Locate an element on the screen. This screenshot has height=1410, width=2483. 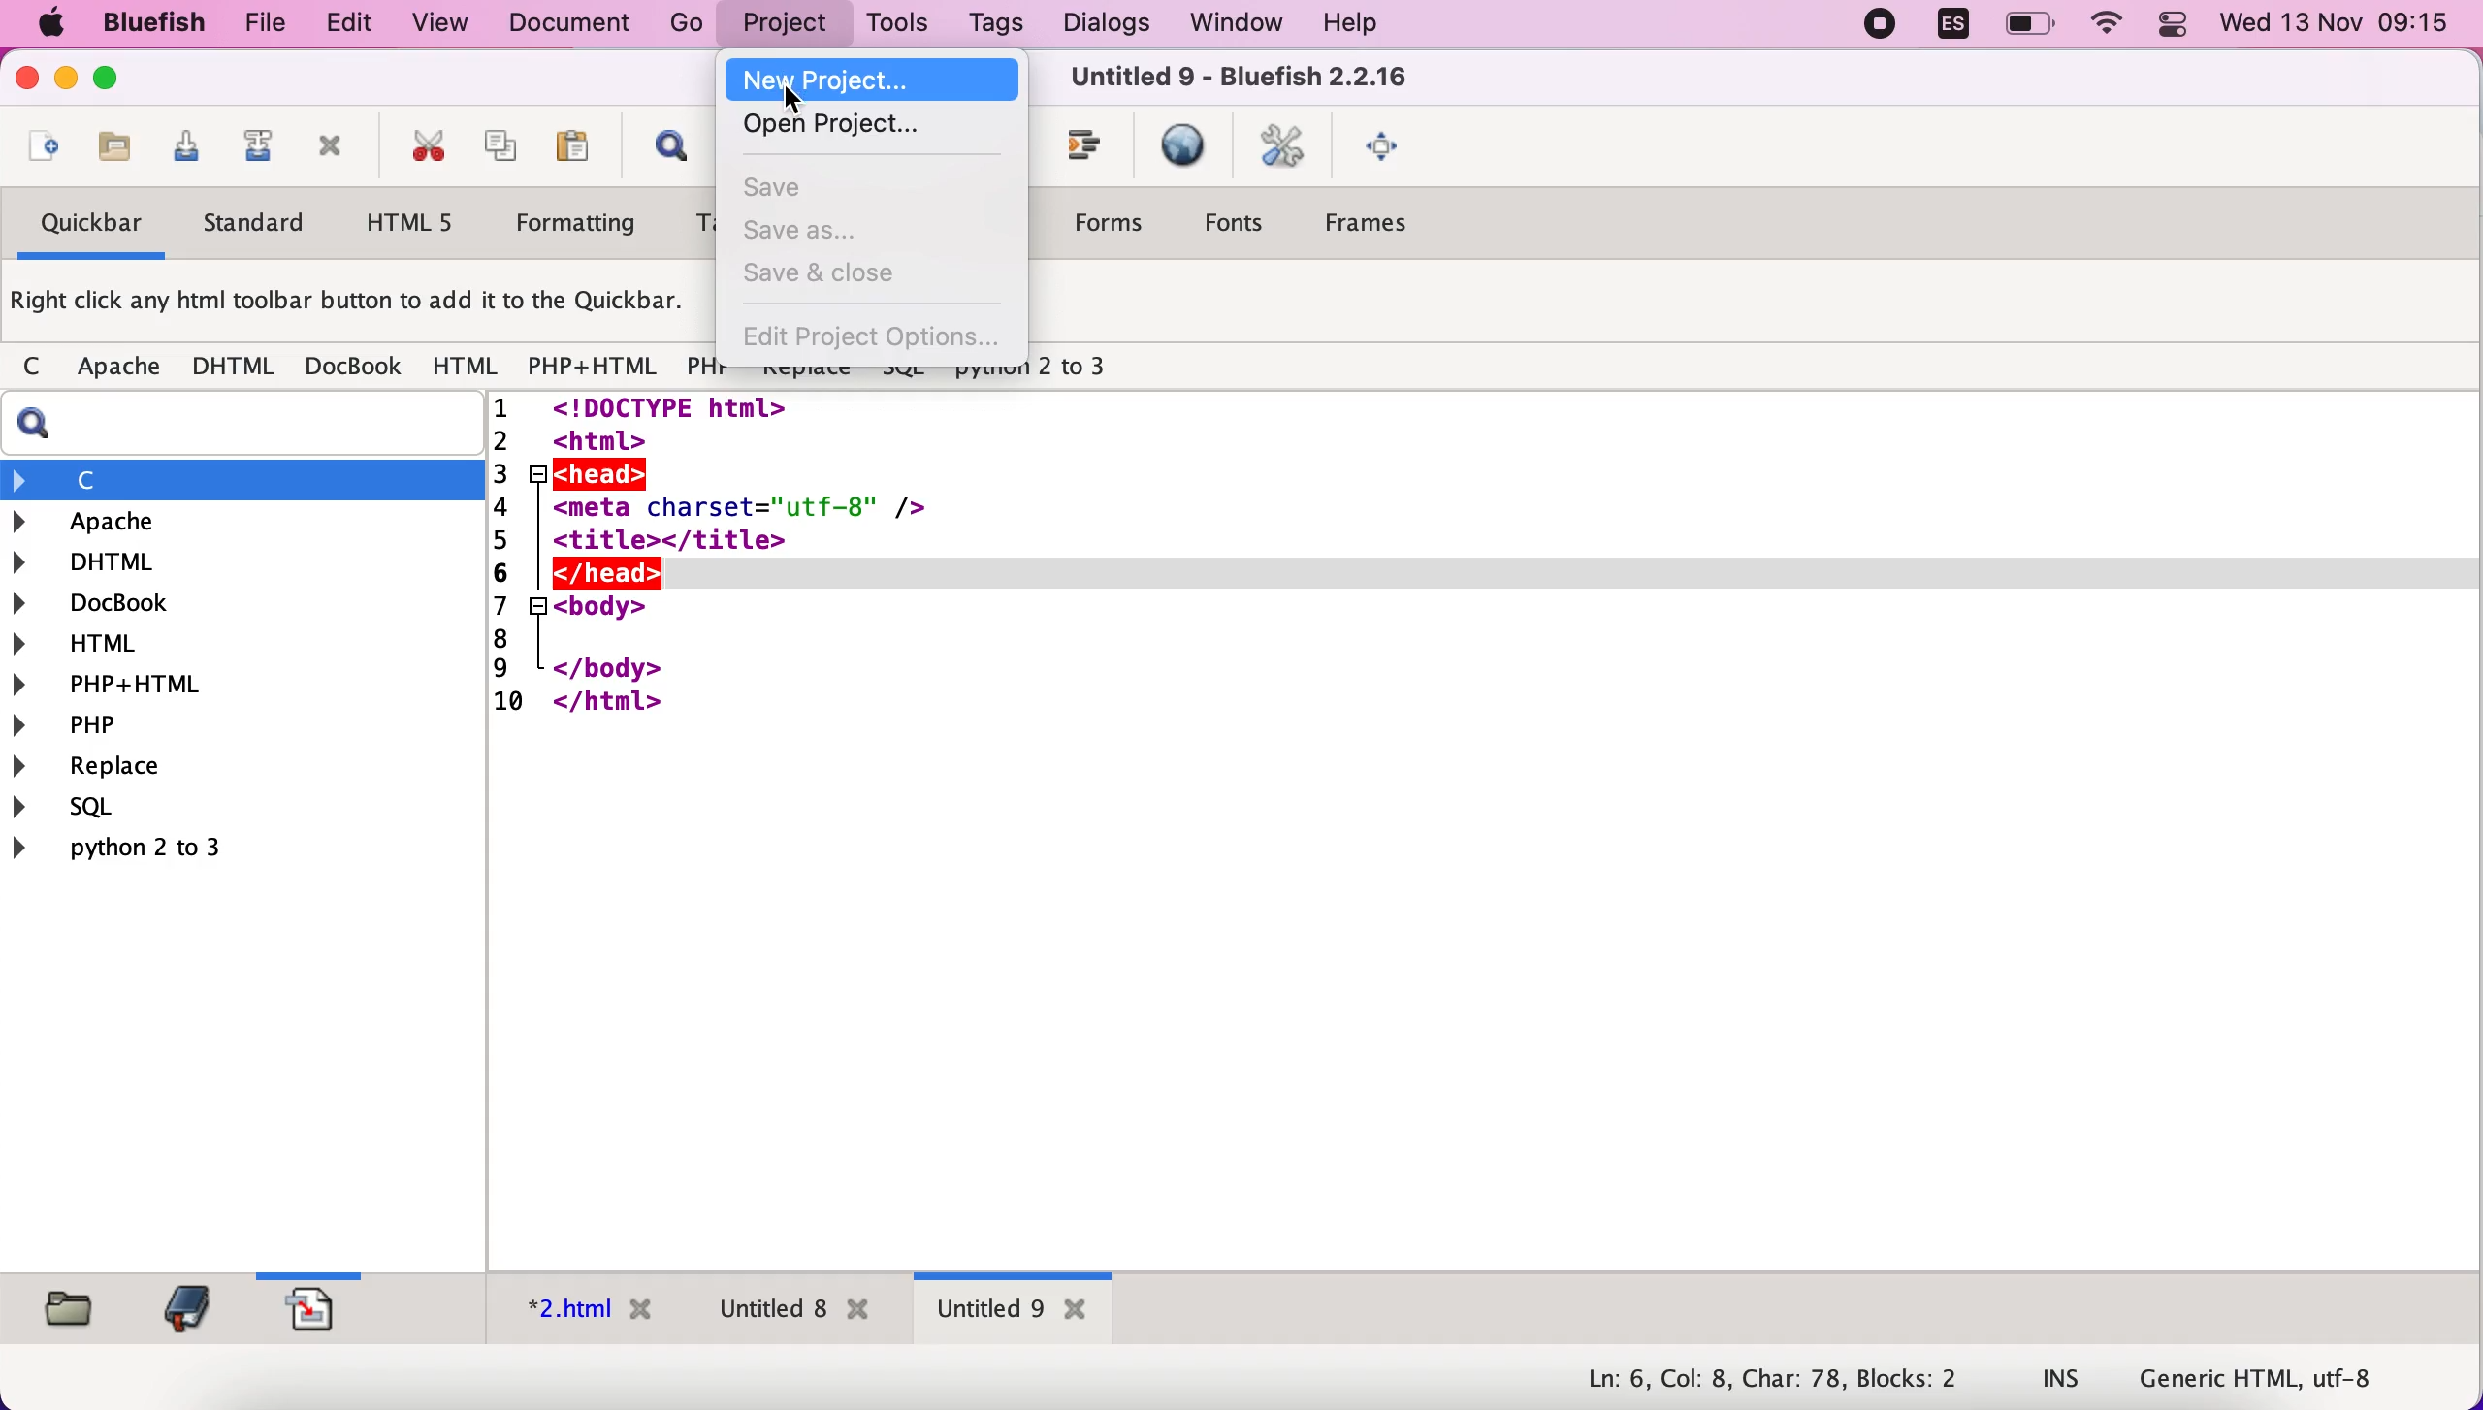
wifi is located at coordinates (2110, 26).